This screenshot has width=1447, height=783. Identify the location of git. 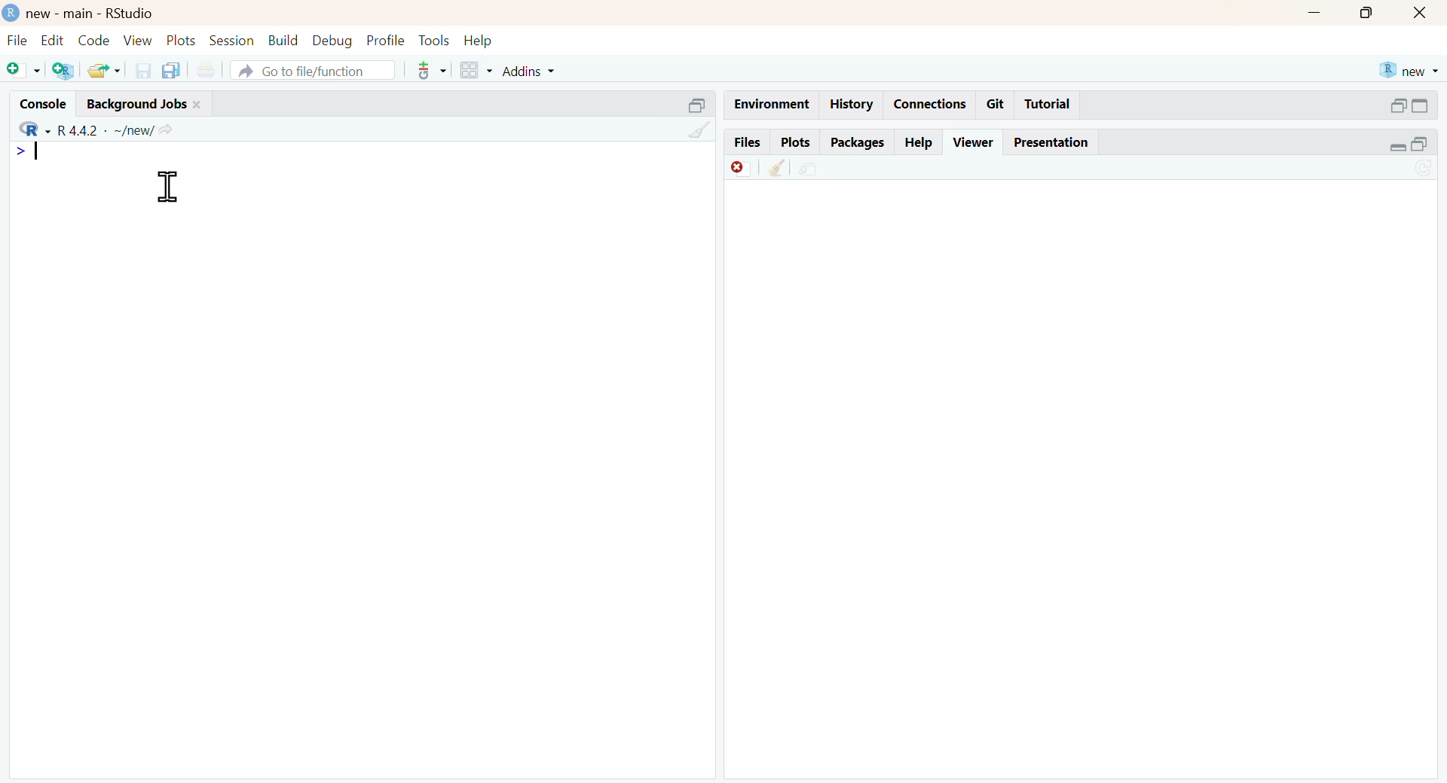
(997, 105).